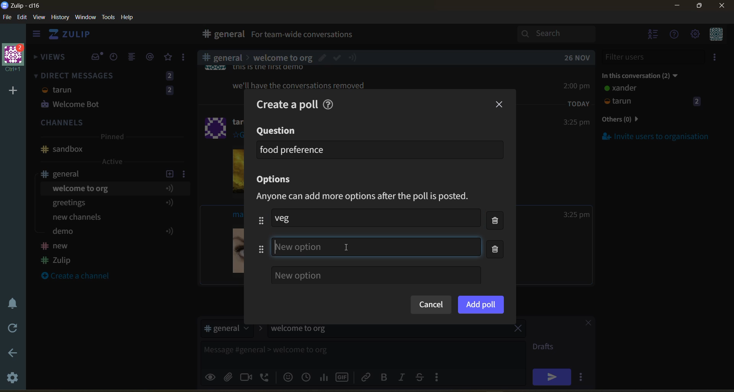  Describe the element at coordinates (698, 8) in the screenshot. I see `maximize` at that location.